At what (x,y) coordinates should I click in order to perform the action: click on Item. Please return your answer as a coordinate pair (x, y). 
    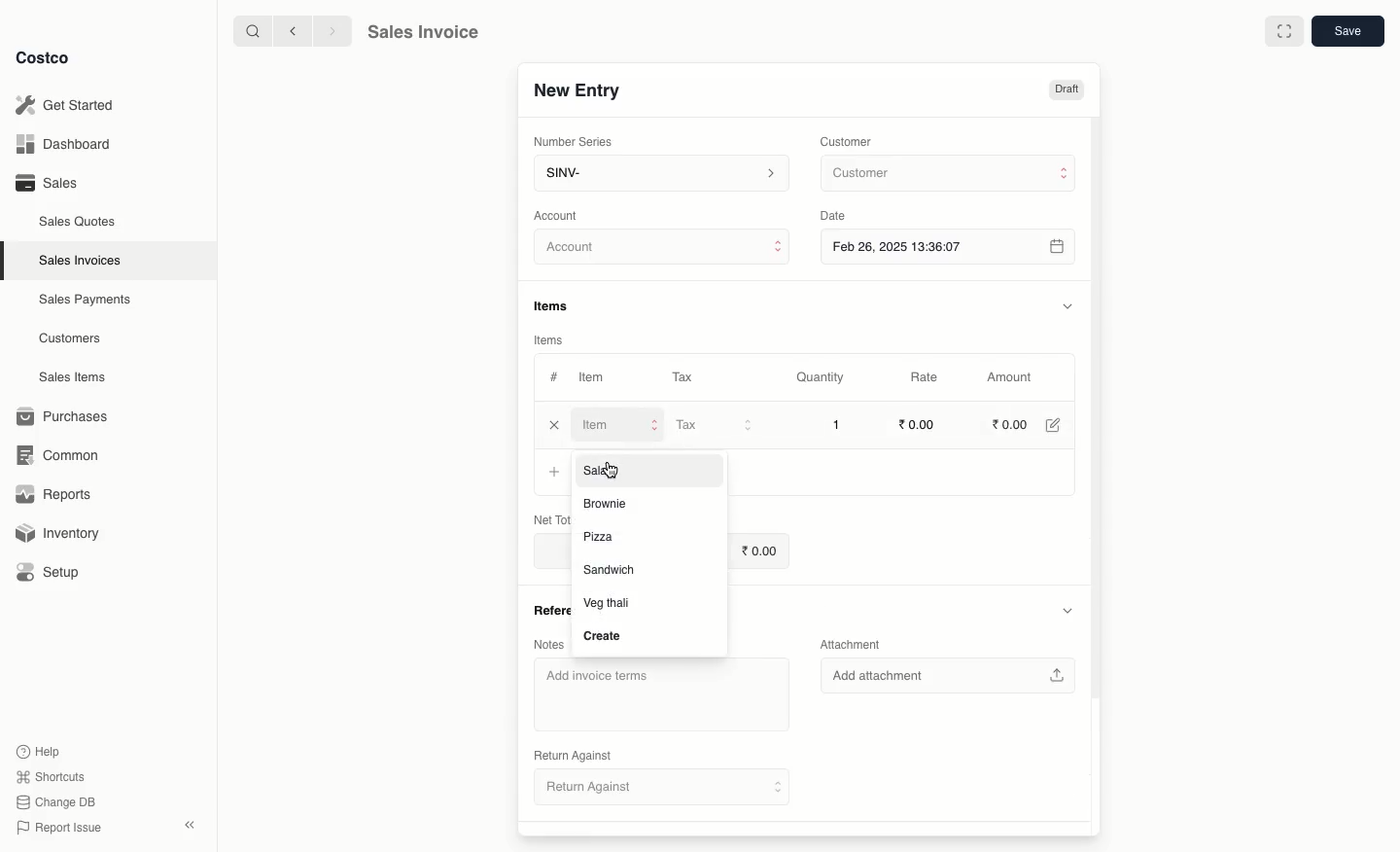
    Looking at the image, I should click on (617, 424).